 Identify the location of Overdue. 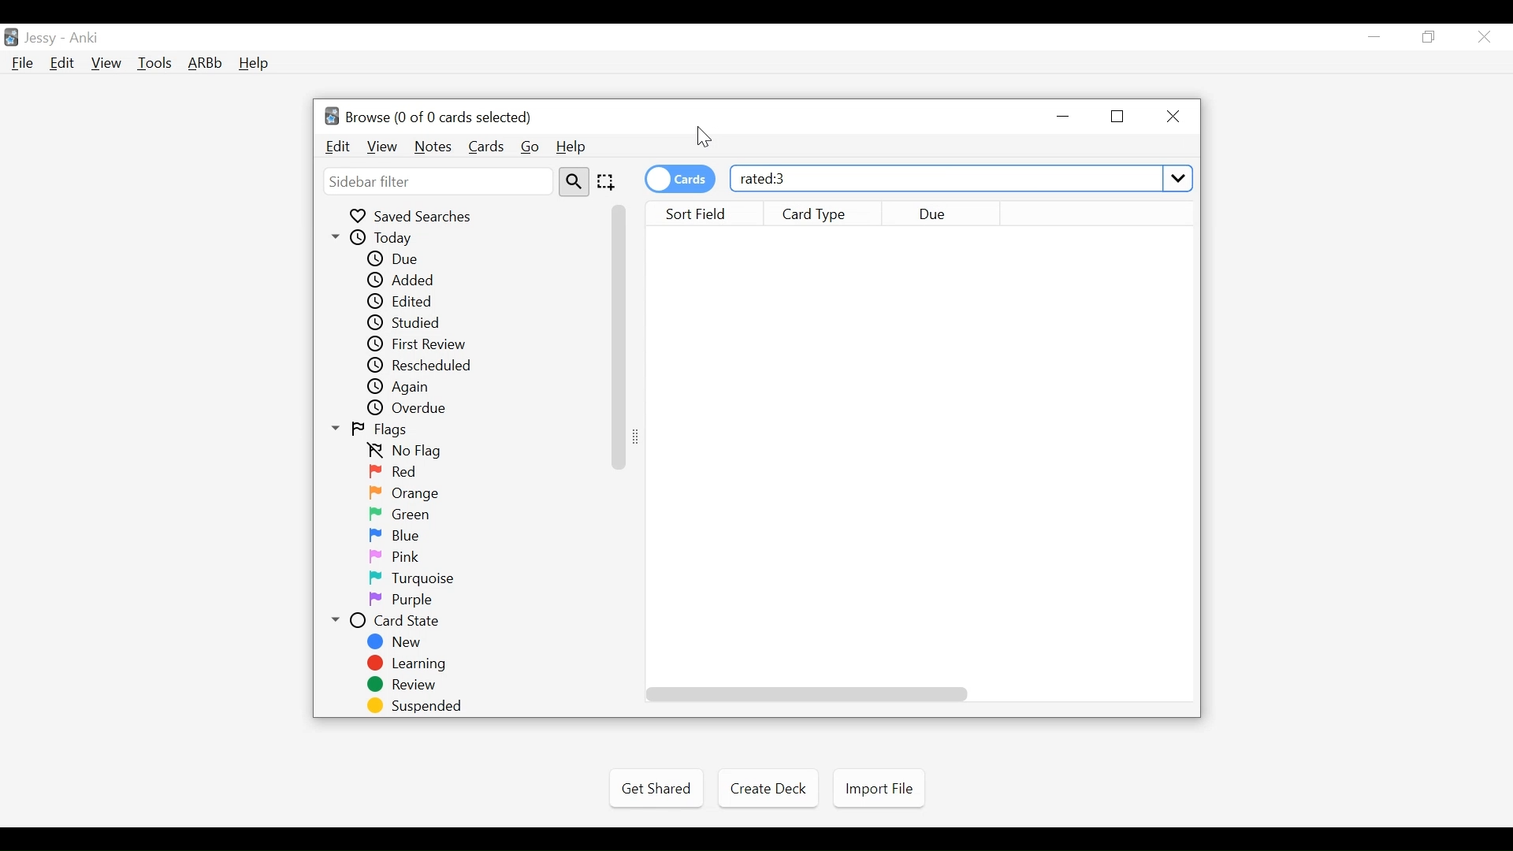
(413, 409).